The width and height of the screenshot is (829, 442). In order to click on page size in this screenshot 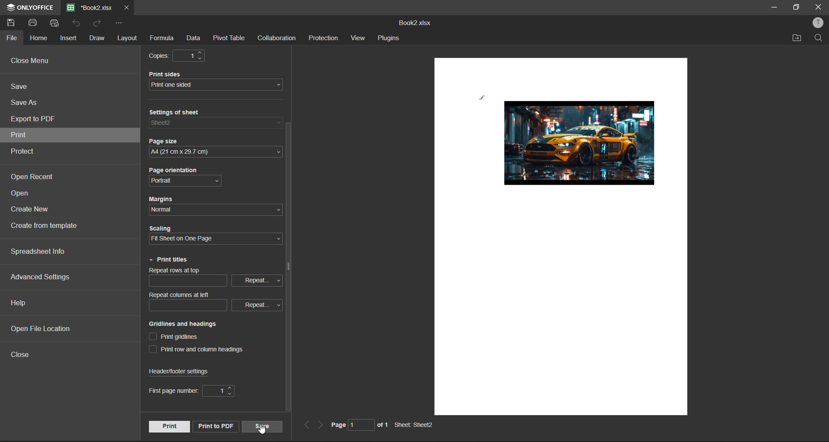, I will do `click(169, 142)`.